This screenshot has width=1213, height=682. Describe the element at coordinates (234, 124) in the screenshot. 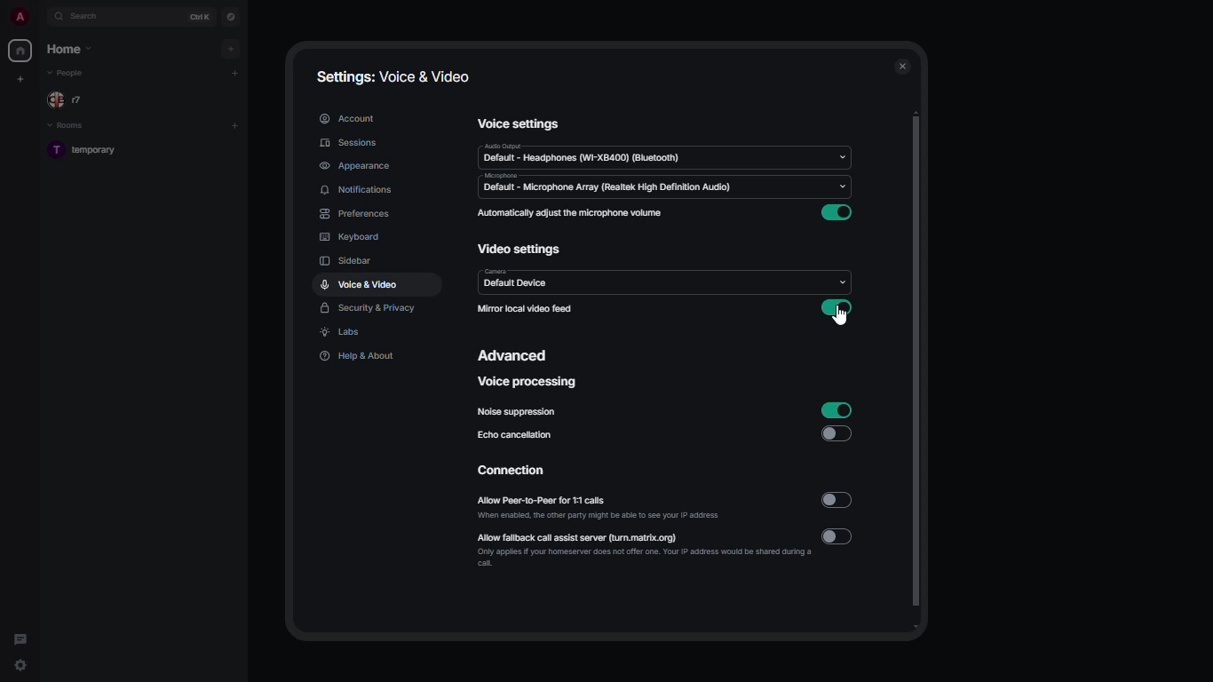

I see `add` at that location.